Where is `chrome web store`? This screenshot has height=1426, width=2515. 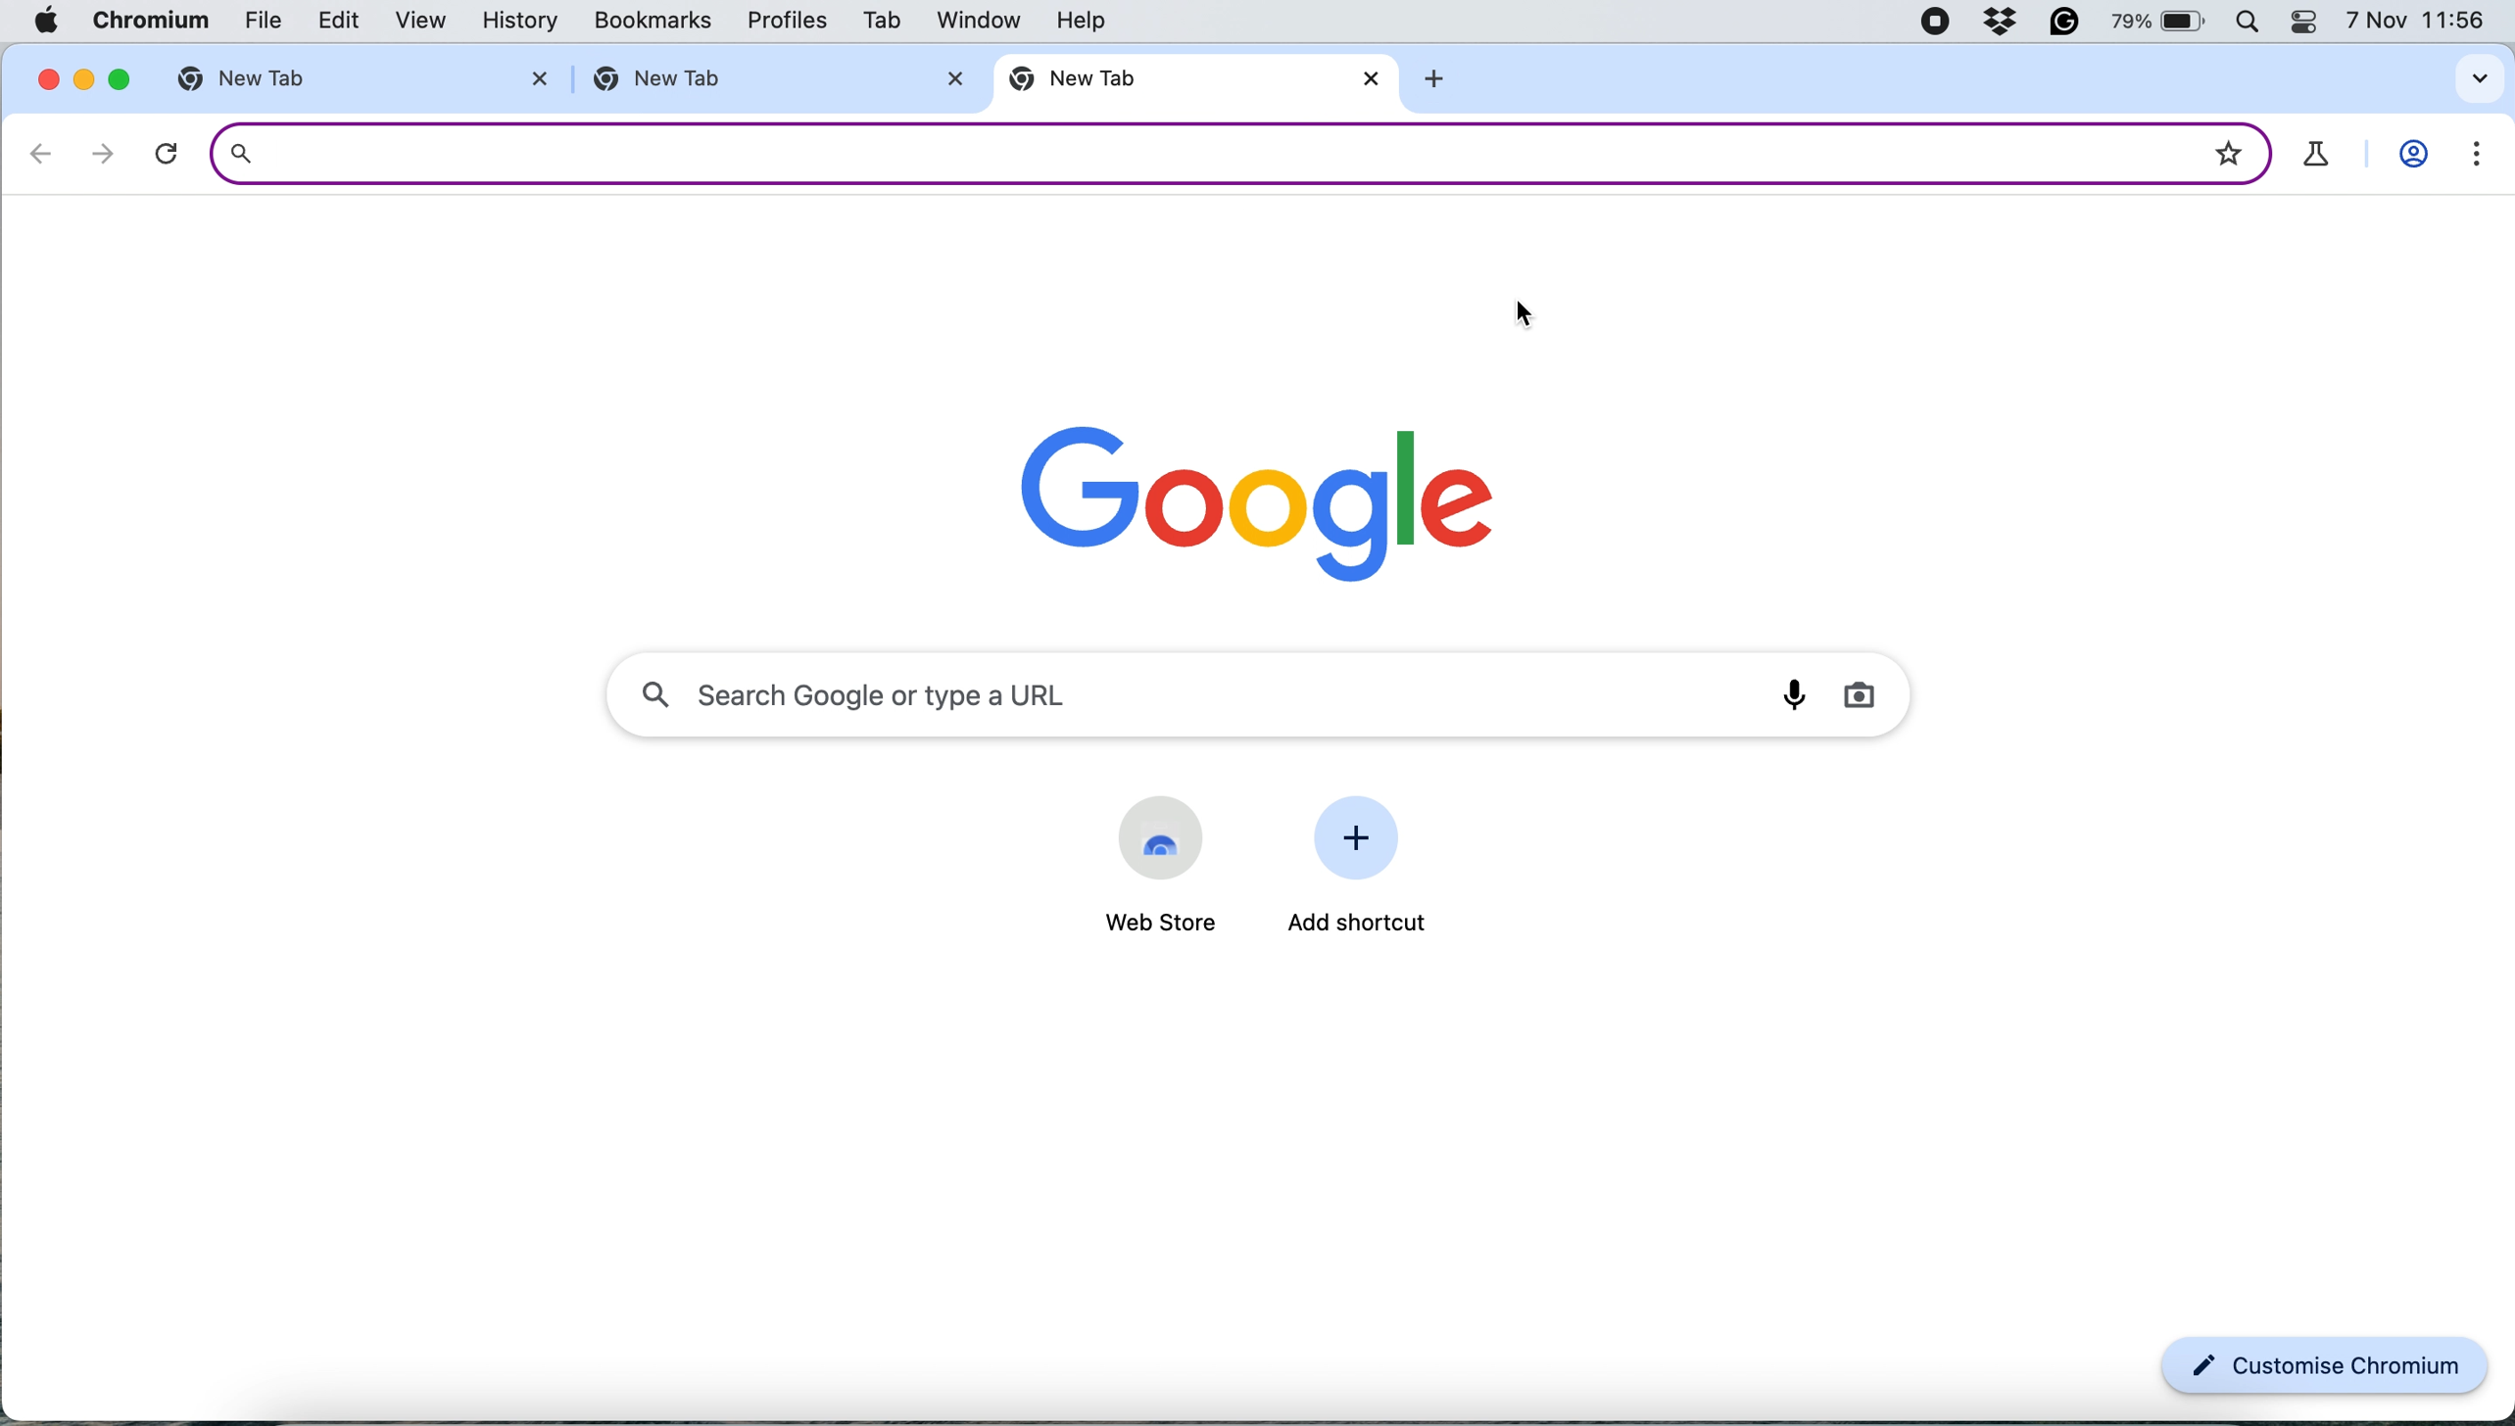 chrome web store is located at coordinates (1161, 836).